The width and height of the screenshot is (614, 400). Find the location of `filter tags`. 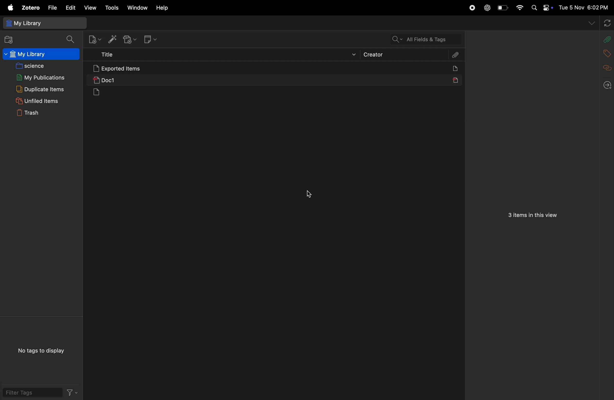

filter tags is located at coordinates (72, 393).